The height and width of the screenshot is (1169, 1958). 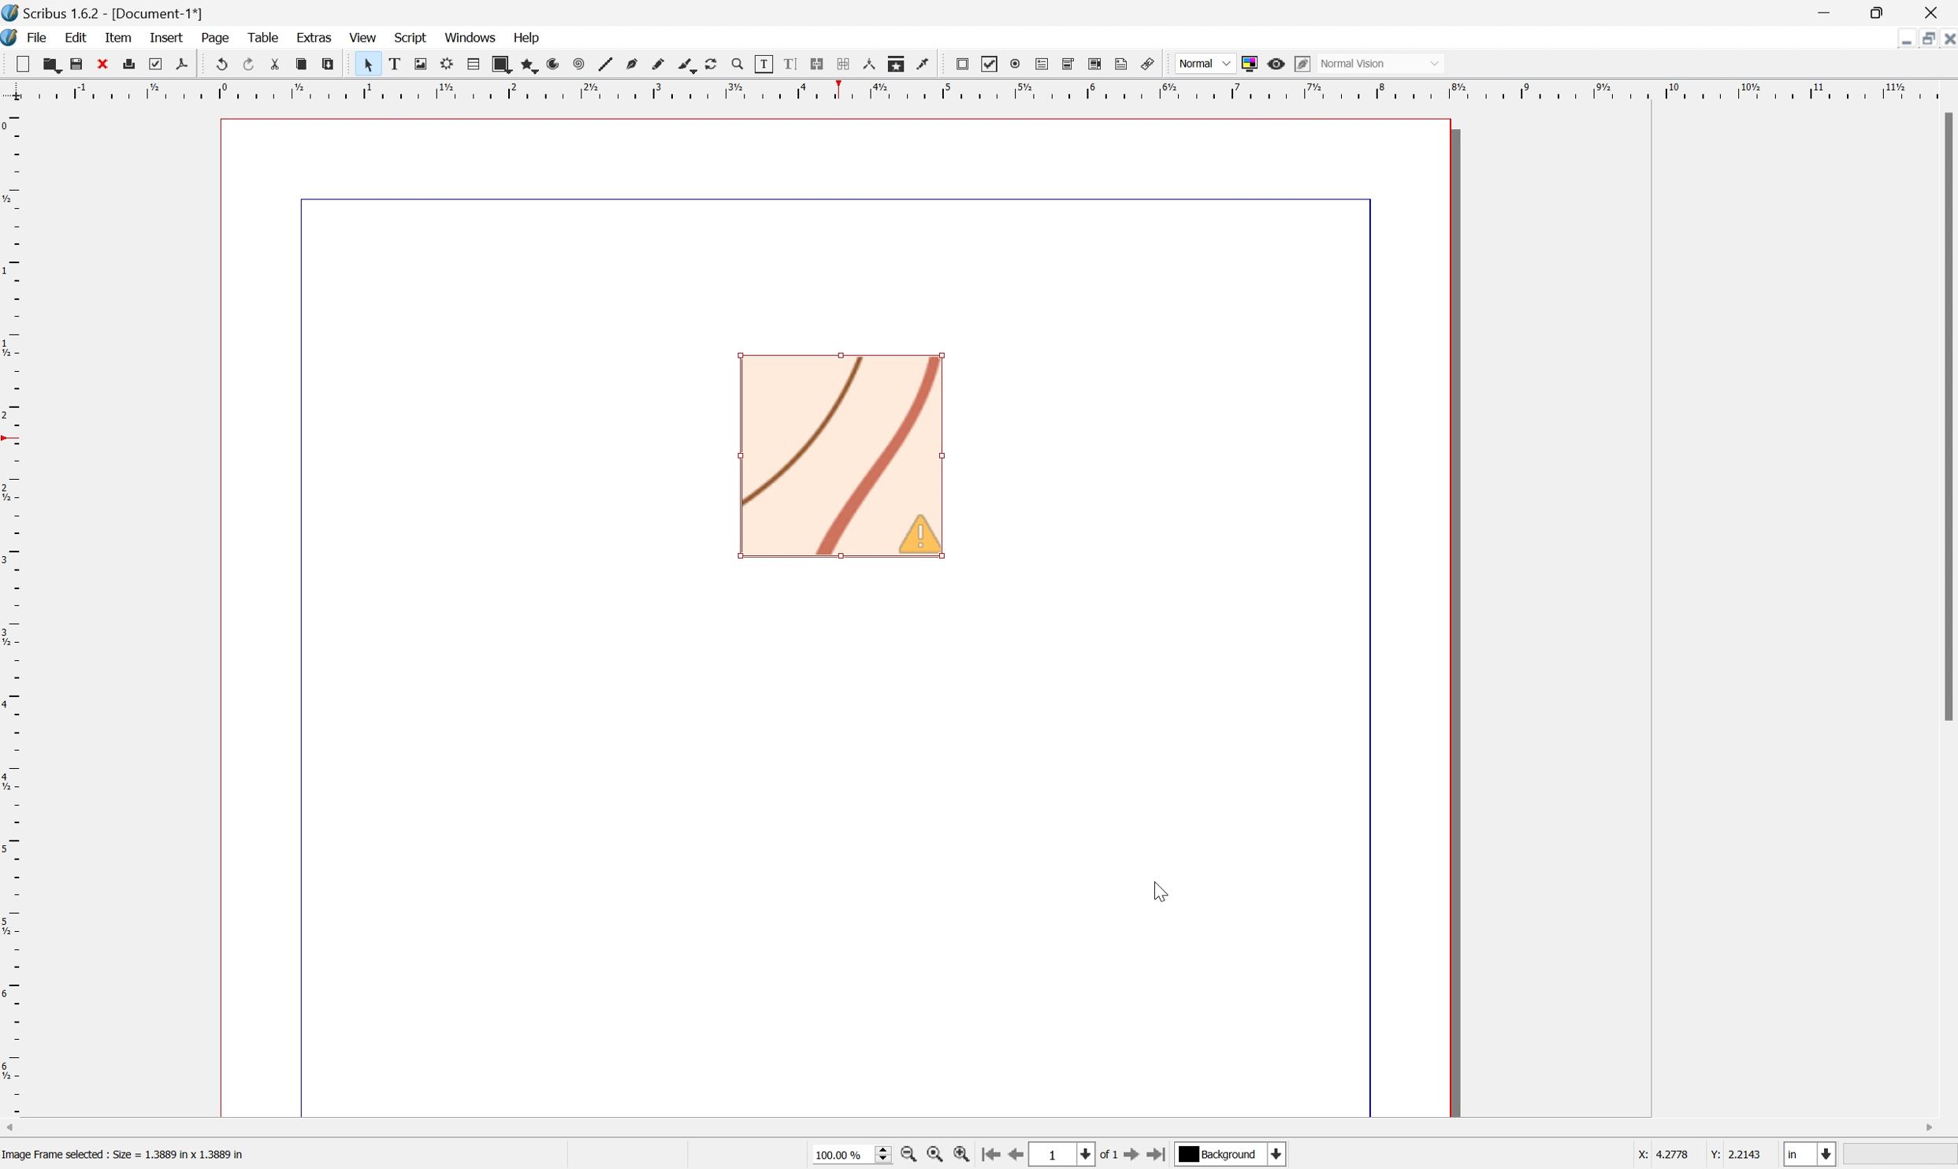 What do you see at coordinates (979, 1124) in the screenshot?
I see `Scroll bar` at bounding box center [979, 1124].